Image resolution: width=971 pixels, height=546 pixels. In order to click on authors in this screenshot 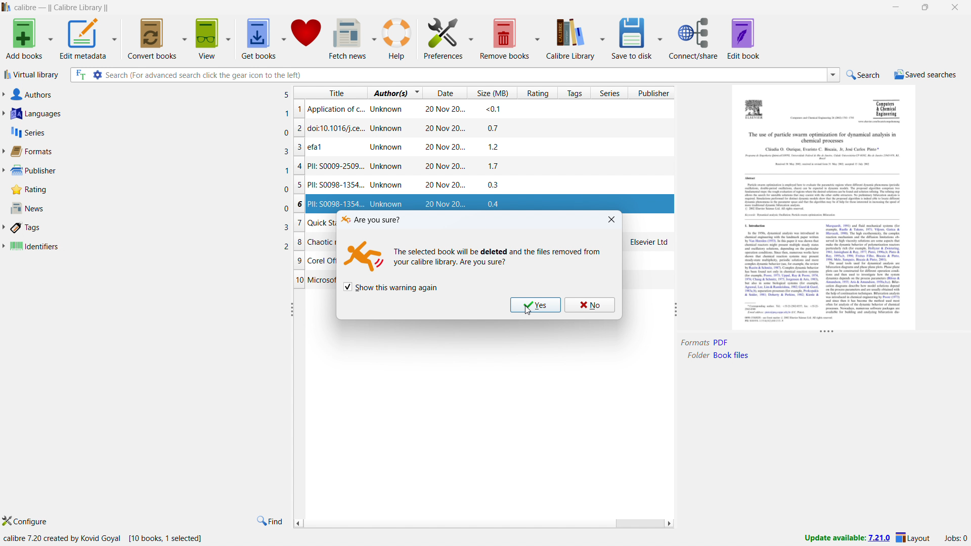, I will do `click(148, 94)`.